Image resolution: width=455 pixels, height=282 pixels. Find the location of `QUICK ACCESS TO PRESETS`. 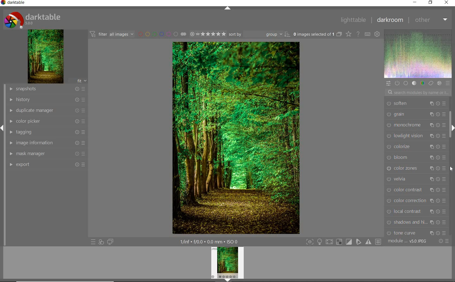

QUICK ACCESS TO PRESETS is located at coordinates (93, 241).